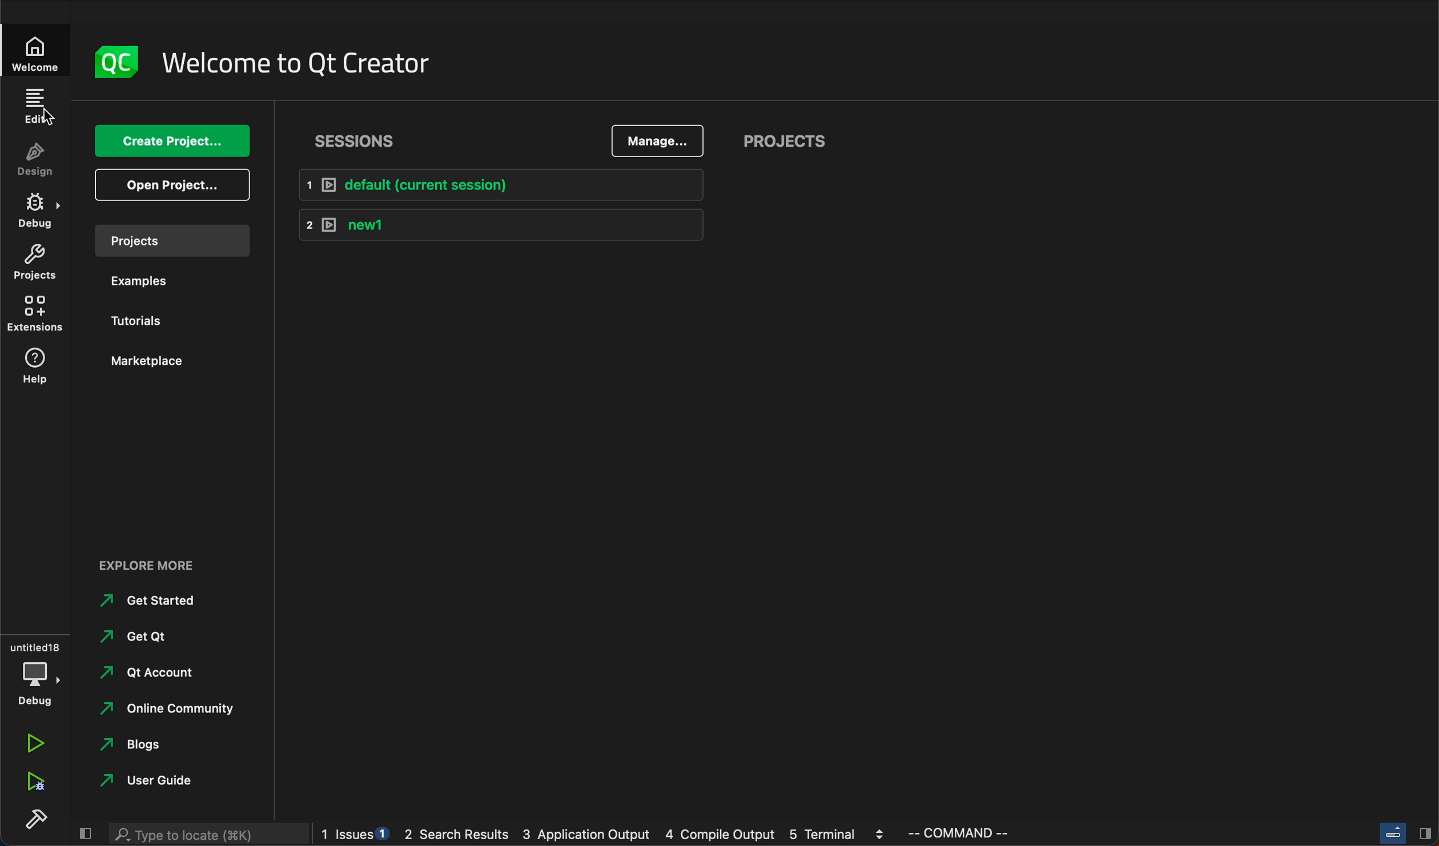  What do you see at coordinates (155, 601) in the screenshot?
I see `started` at bounding box center [155, 601].